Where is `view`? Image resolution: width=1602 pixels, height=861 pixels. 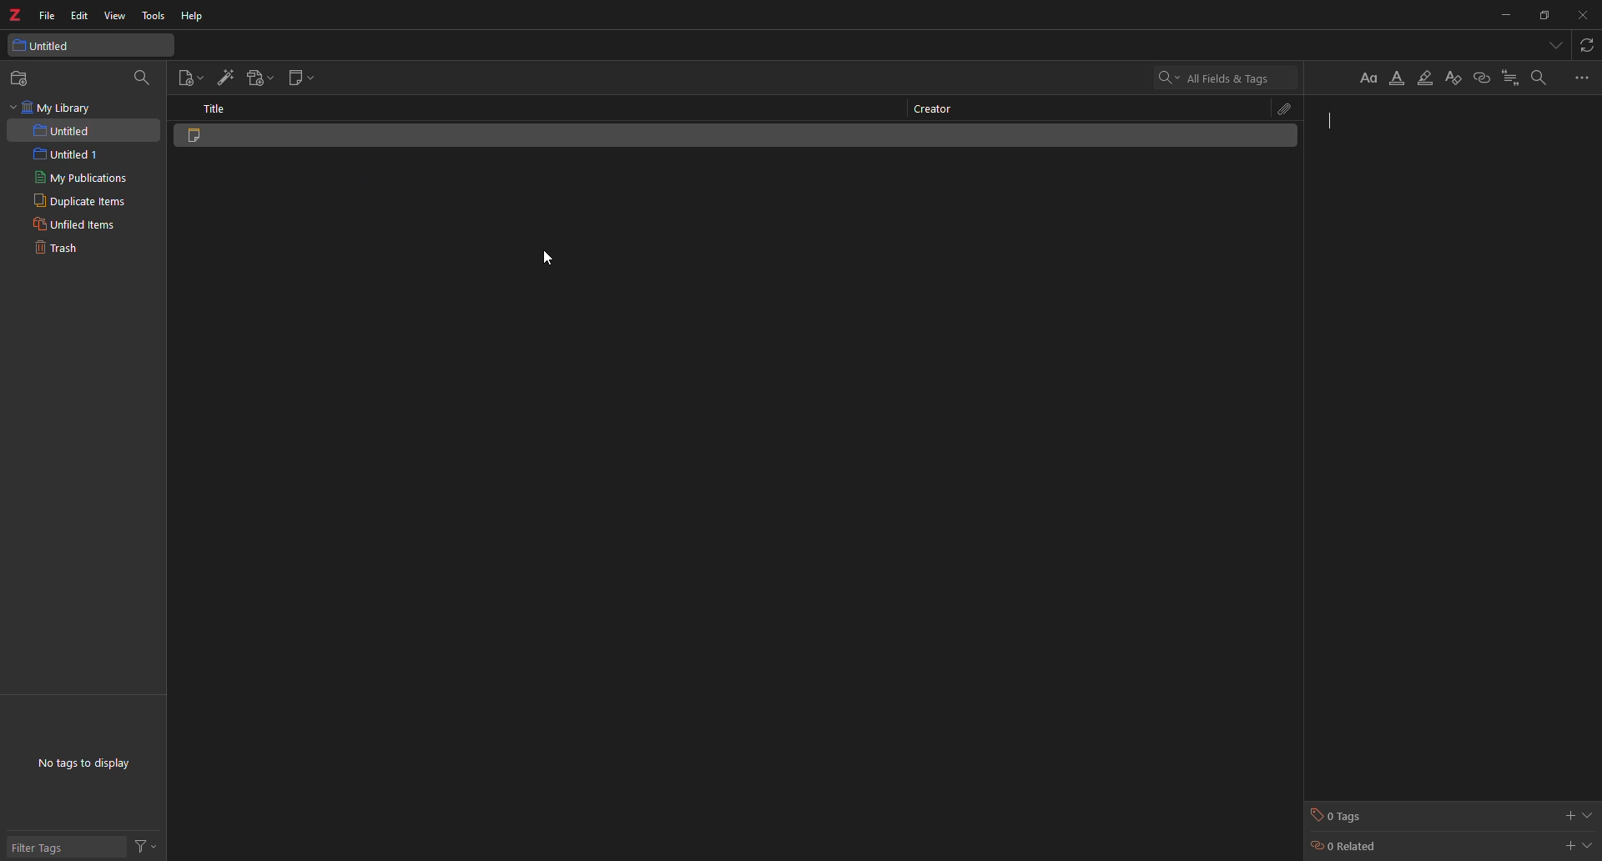
view is located at coordinates (116, 16).